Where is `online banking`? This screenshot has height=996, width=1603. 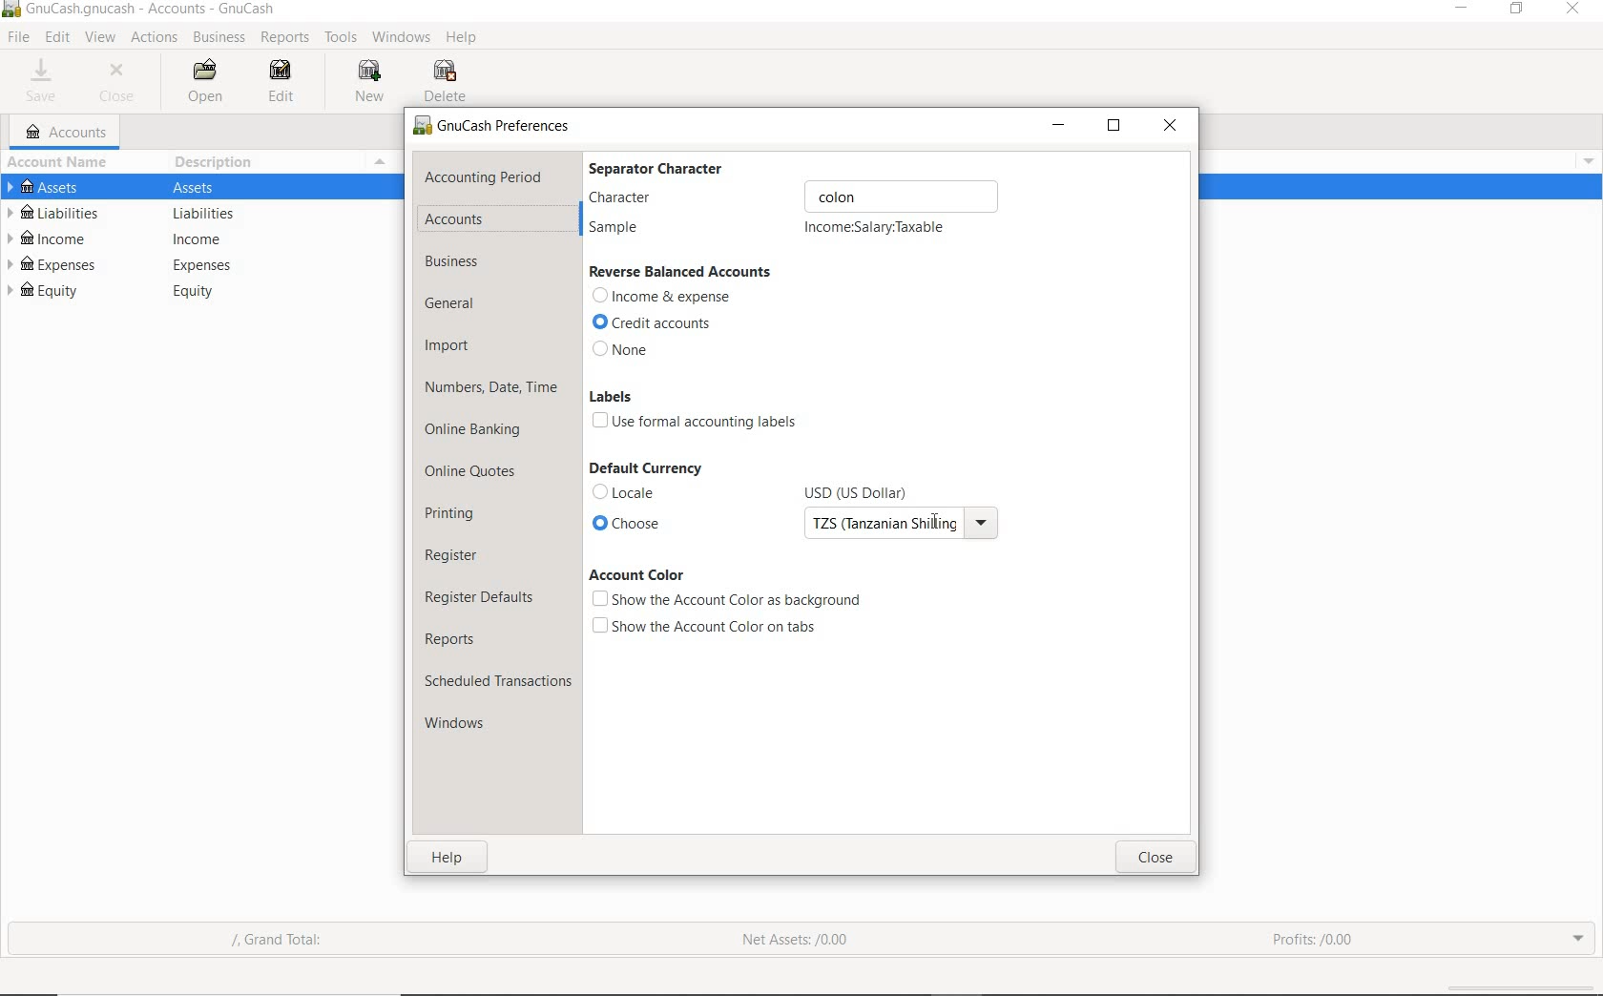 online banking is located at coordinates (477, 433).